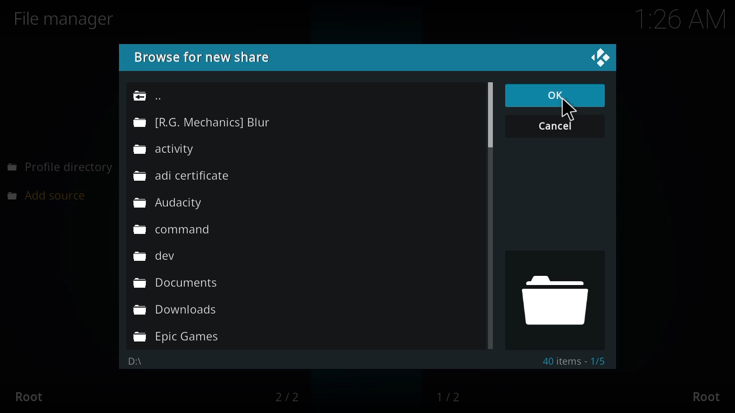 The height and width of the screenshot is (413, 735). What do you see at coordinates (160, 257) in the screenshot?
I see `file` at bounding box center [160, 257].